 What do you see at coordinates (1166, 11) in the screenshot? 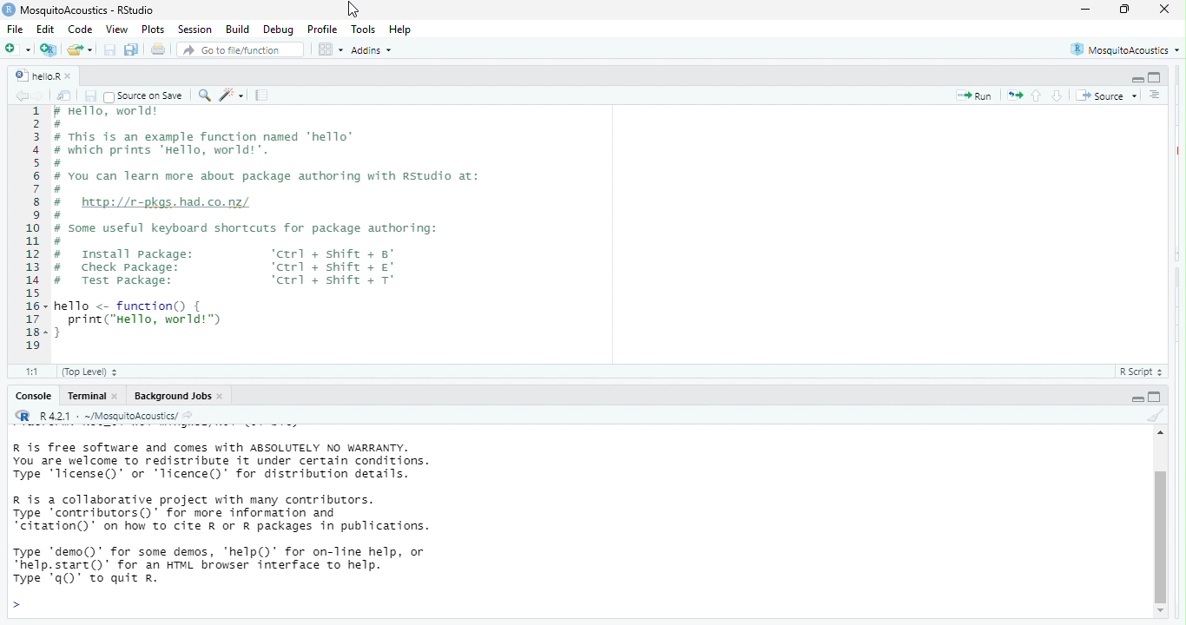
I see `close` at bounding box center [1166, 11].